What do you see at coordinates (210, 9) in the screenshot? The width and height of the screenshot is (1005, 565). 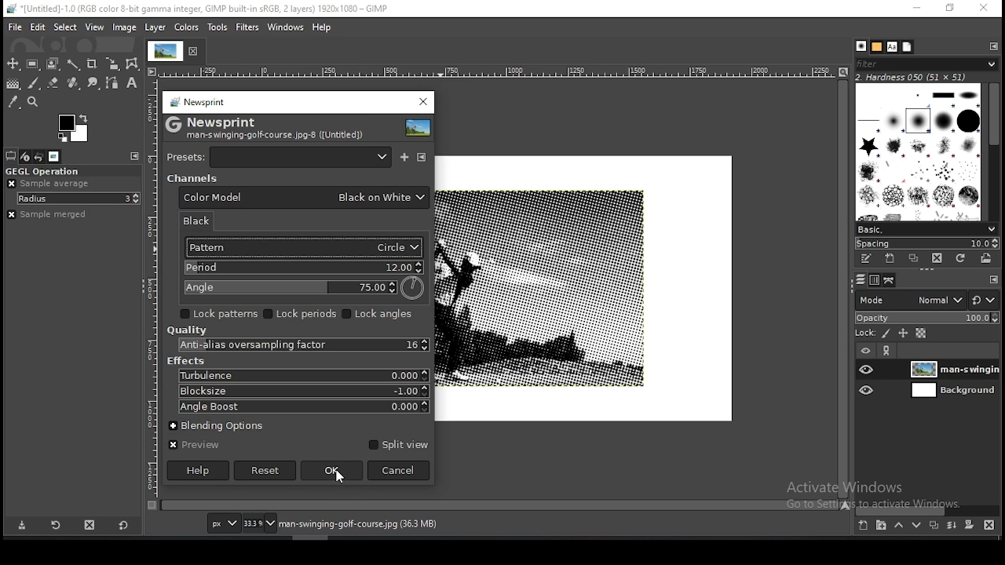 I see `*[Untitled]-1.0 (RGB color 8-bit gamma integer, GIMP built-in sRGB, 2 layers) 1920x1080 - GIMP` at bounding box center [210, 9].